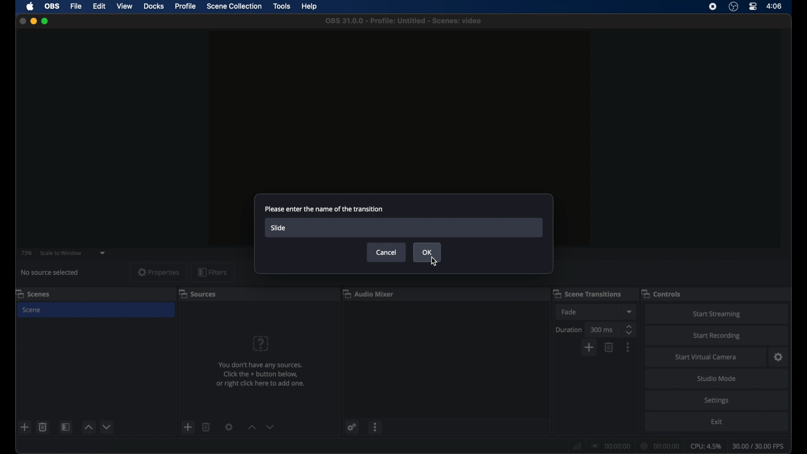 This screenshot has width=807, height=454. Describe the element at coordinates (399, 112) in the screenshot. I see `preview` at that location.